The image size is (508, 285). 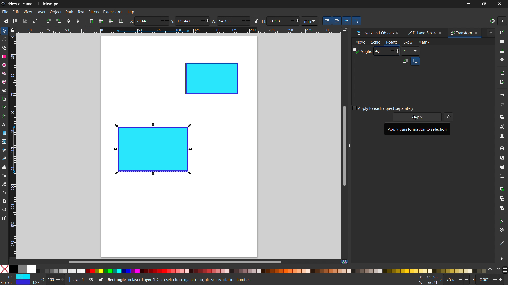 I want to click on Degree, so click(x=411, y=51).